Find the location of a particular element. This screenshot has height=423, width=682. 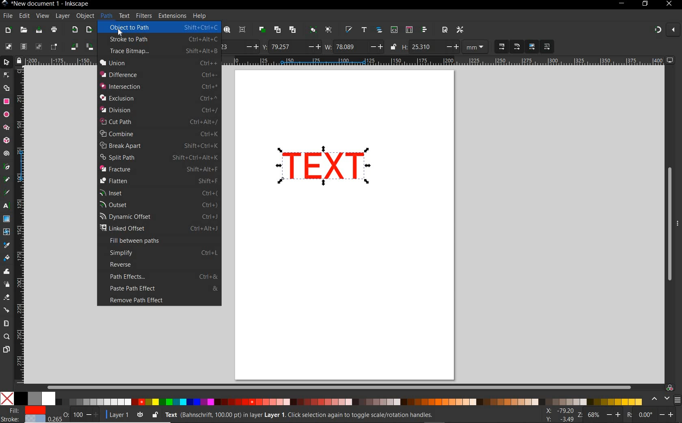

IMPORT is located at coordinates (73, 30).